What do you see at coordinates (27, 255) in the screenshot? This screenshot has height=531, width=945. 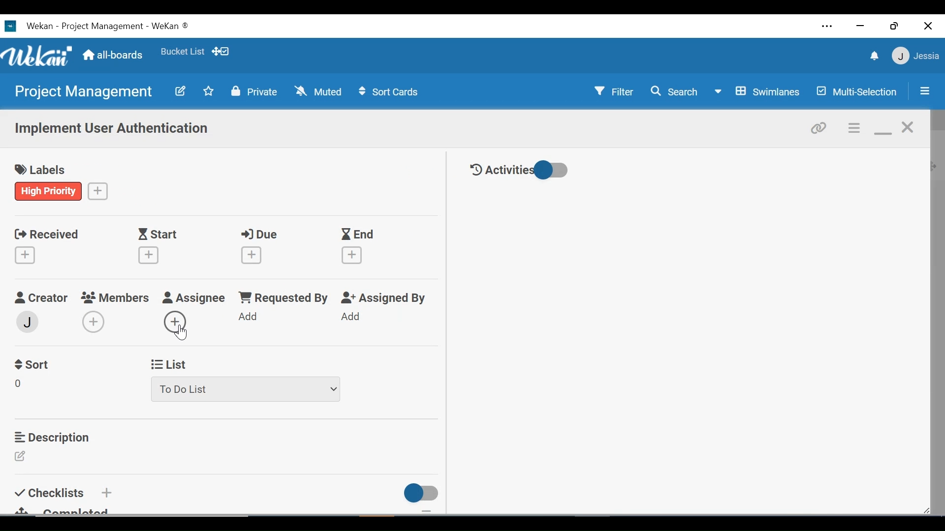 I see `Create Received Date` at bounding box center [27, 255].